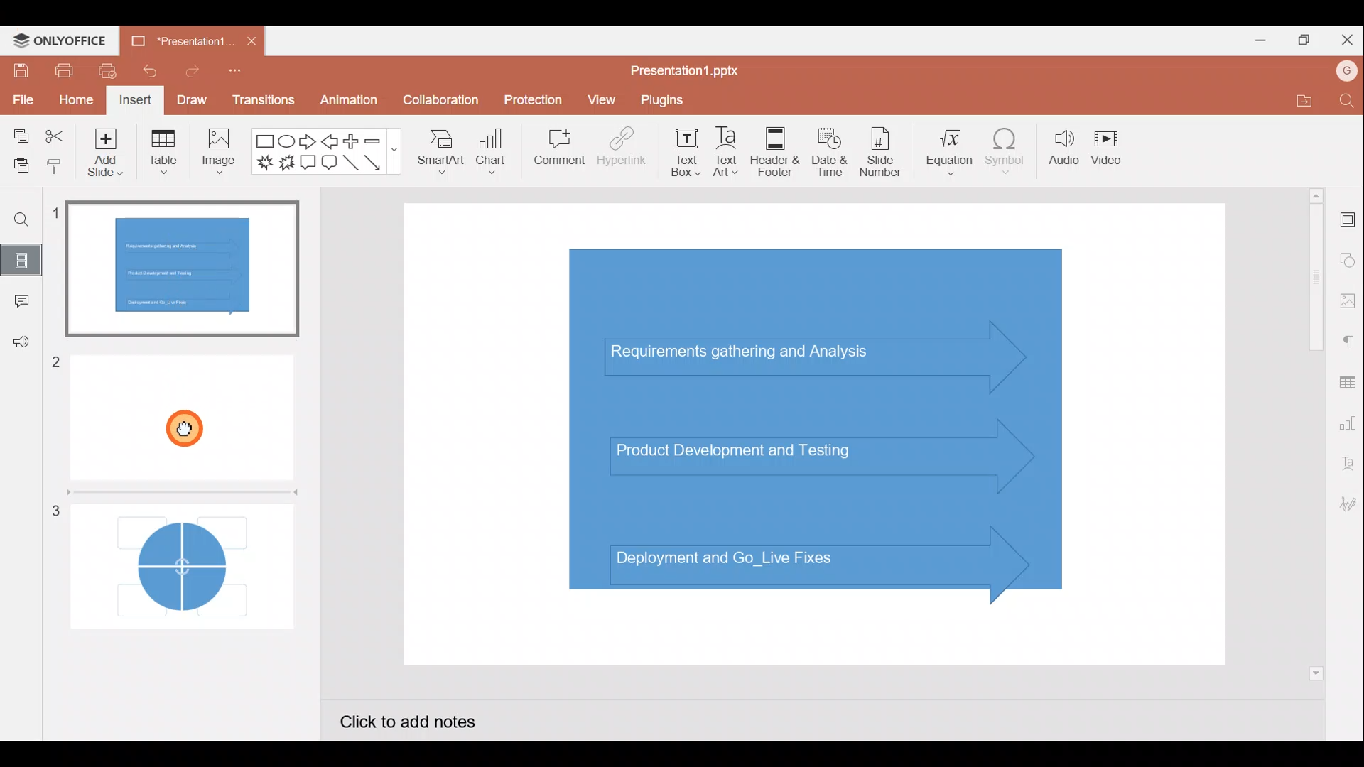 The height and width of the screenshot is (767, 1364). Describe the element at coordinates (102, 155) in the screenshot. I see `Add slide` at that location.